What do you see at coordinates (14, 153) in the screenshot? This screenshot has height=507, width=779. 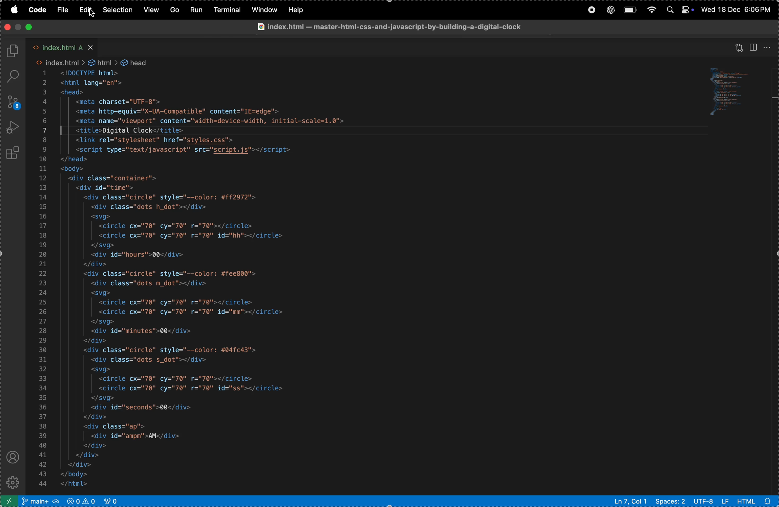 I see `extensions` at bounding box center [14, 153].